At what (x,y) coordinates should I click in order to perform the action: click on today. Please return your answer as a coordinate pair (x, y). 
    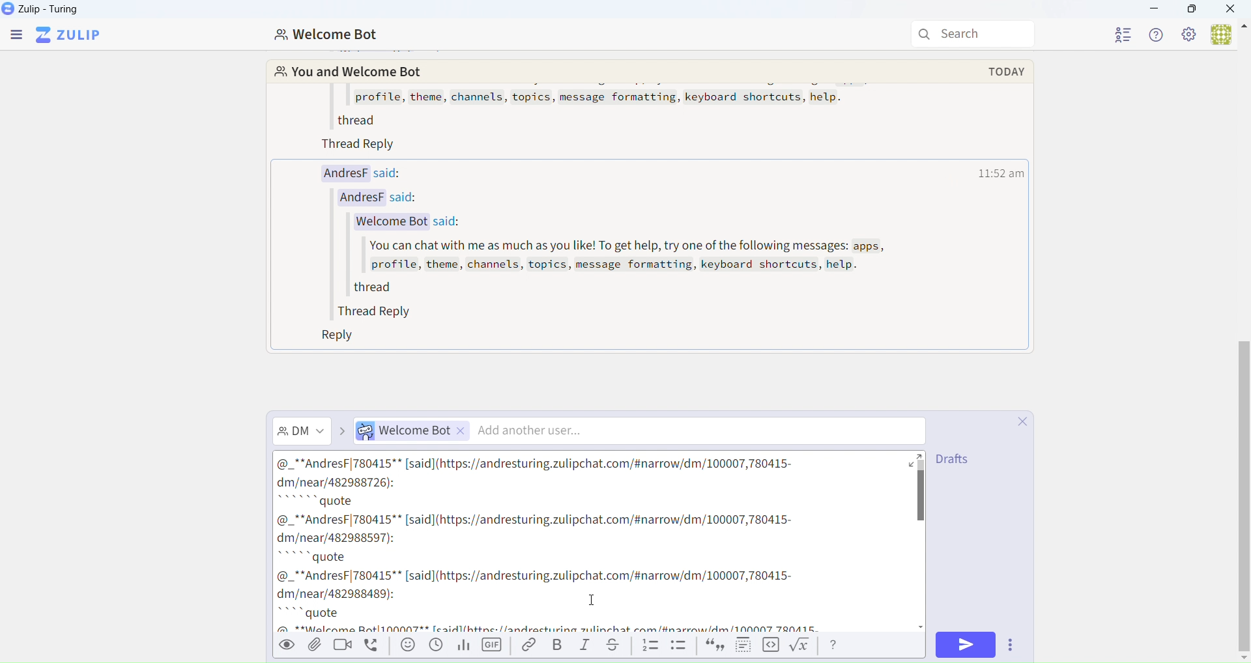
    Looking at the image, I should click on (1007, 70).